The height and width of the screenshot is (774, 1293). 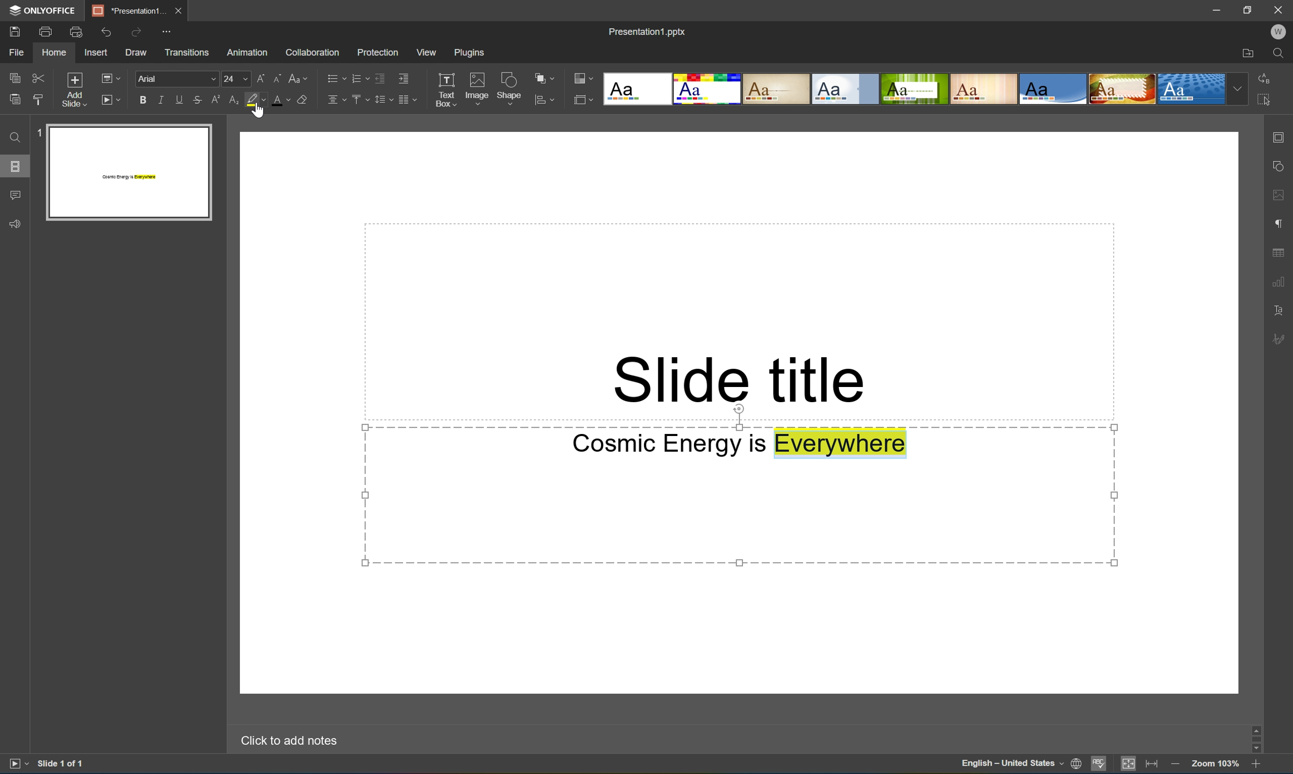 I want to click on Increment font size, so click(x=260, y=75).